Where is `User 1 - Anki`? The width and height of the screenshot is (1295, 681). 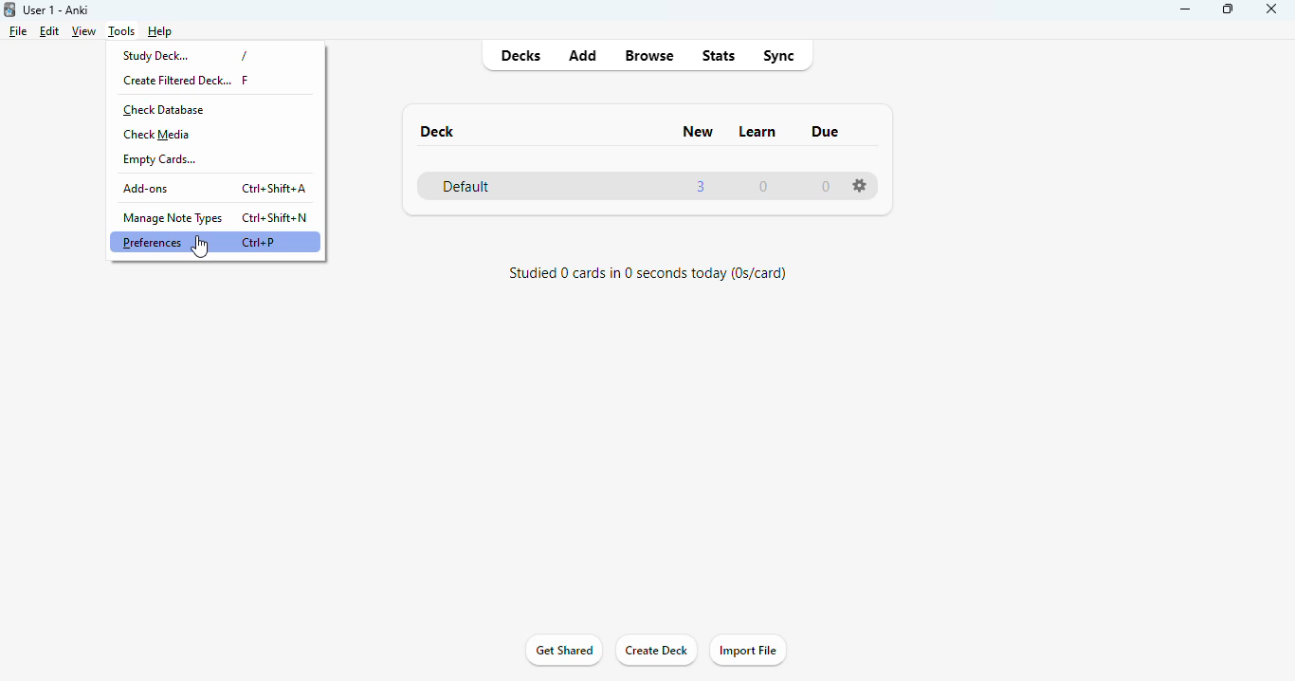
User 1 - Anki is located at coordinates (58, 9).